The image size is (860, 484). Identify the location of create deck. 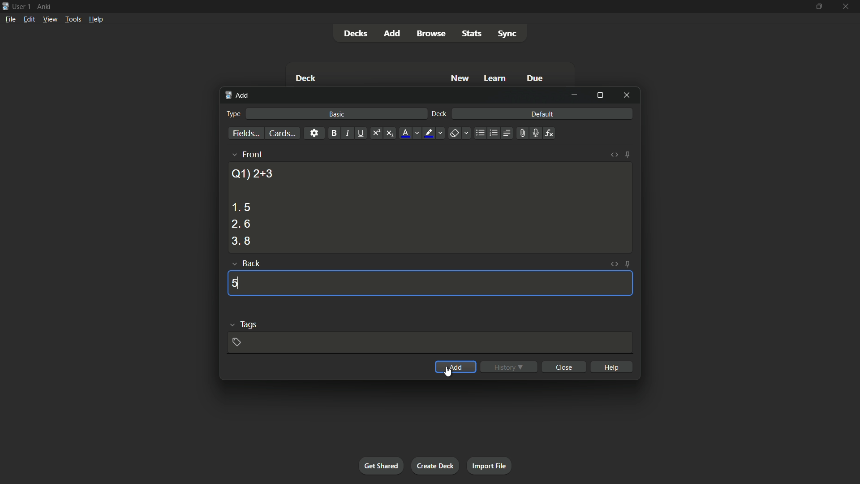
(434, 465).